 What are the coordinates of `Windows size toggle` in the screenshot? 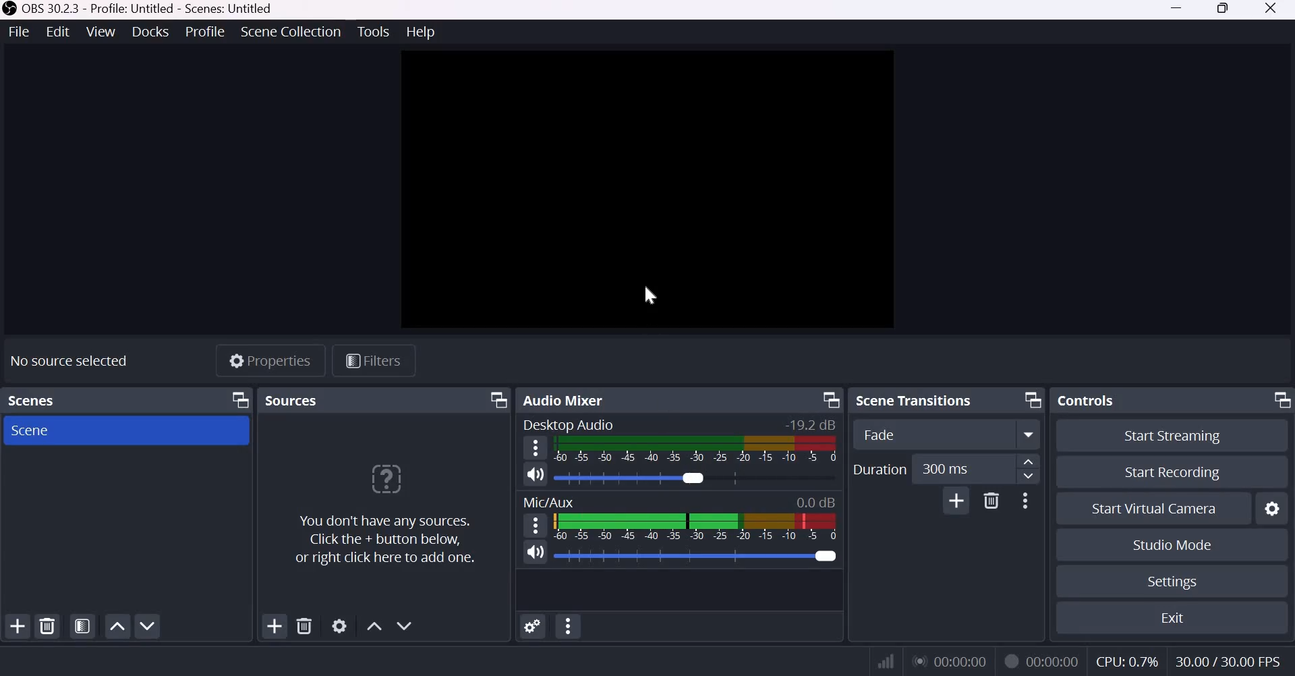 It's located at (1227, 10).